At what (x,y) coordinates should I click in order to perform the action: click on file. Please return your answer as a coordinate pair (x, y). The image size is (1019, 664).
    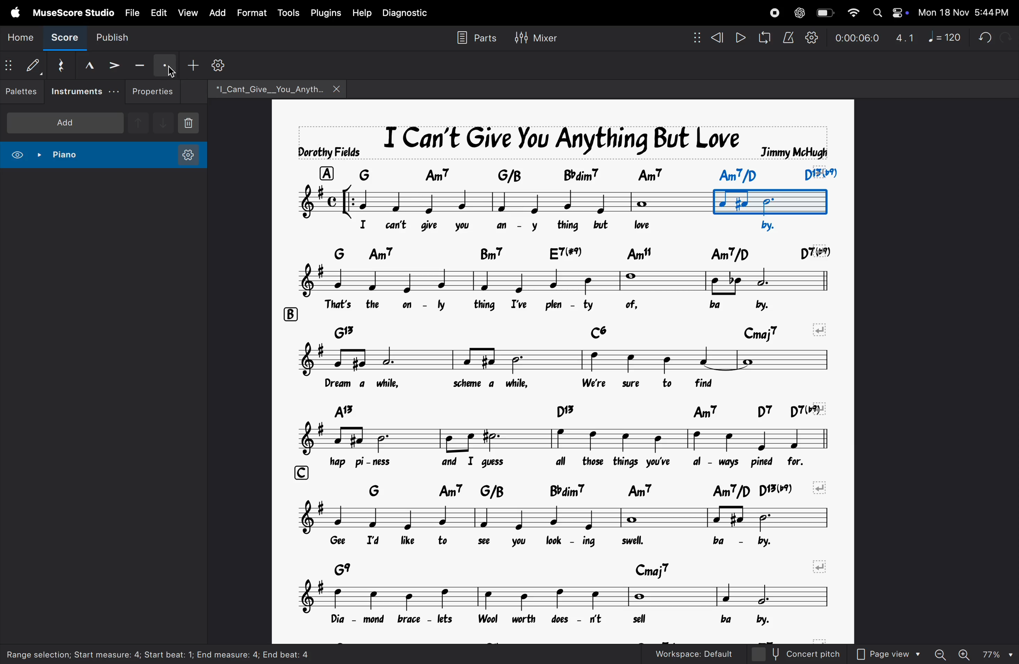
    Looking at the image, I should click on (132, 13).